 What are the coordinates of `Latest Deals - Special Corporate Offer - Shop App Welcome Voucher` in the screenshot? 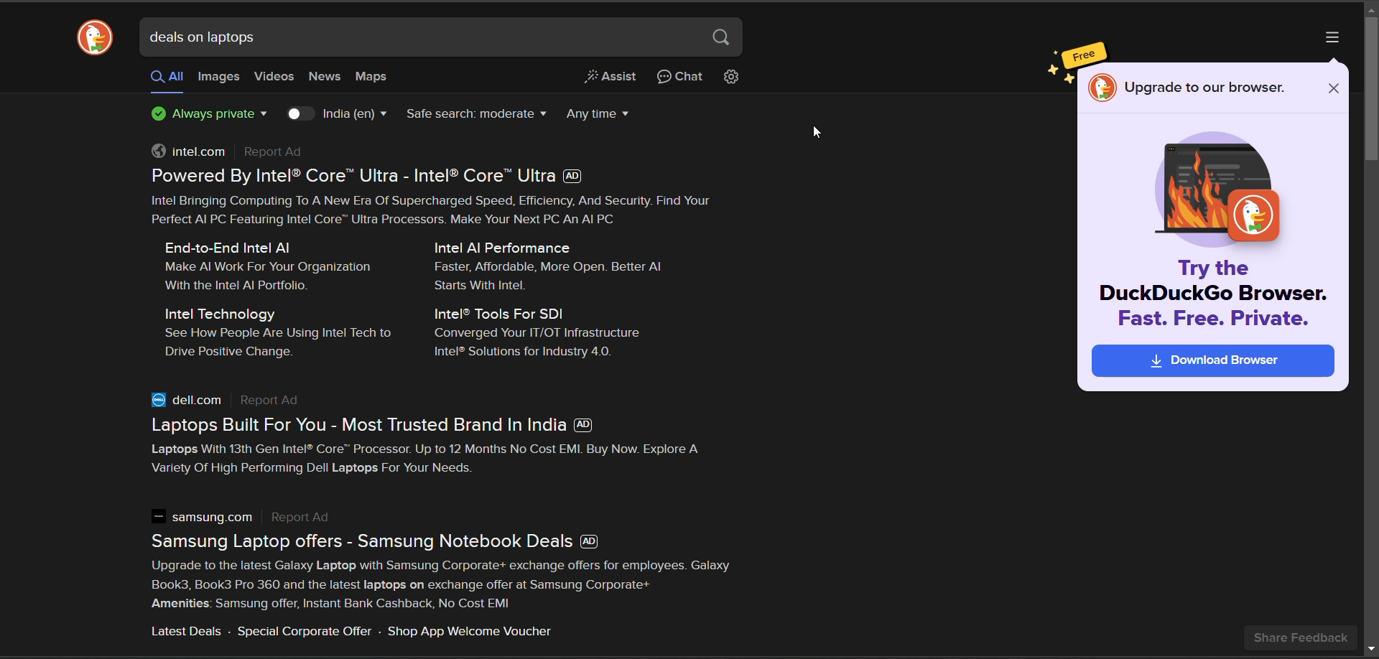 It's located at (351, 632).